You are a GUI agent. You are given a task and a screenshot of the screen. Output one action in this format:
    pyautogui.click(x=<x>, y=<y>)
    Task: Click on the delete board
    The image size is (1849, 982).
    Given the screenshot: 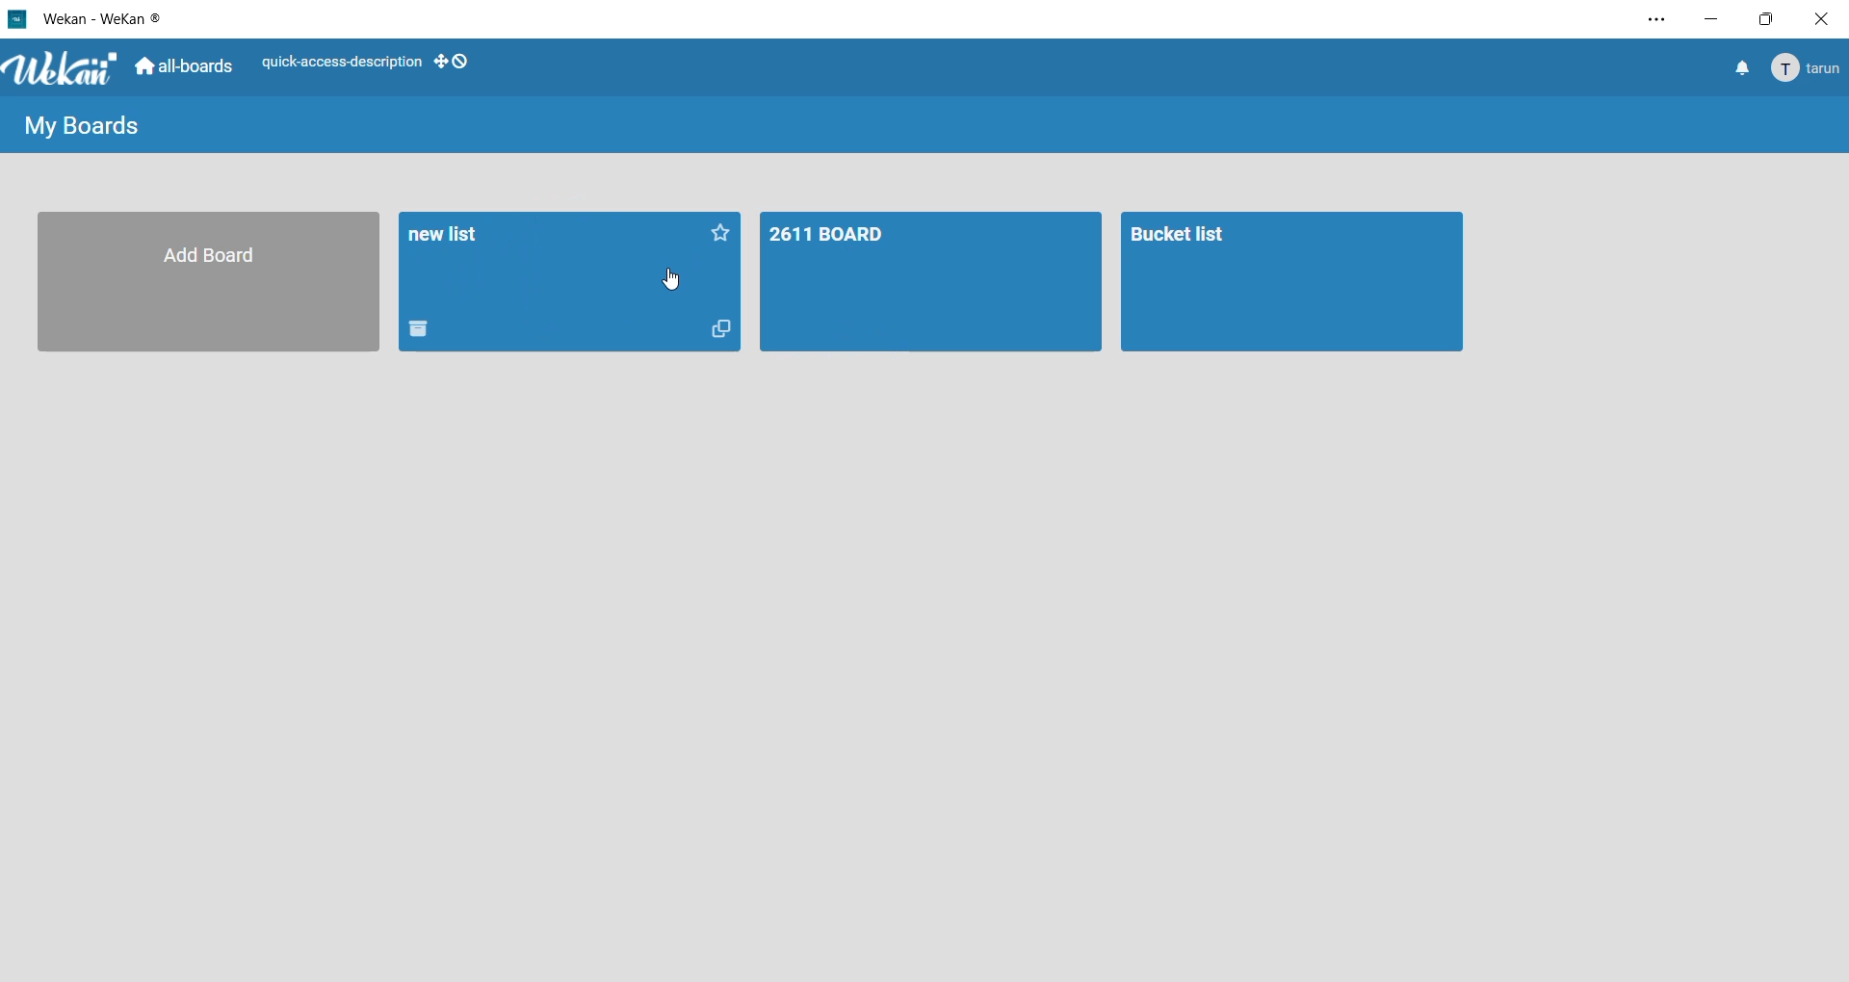 What is the action you would take?
    pyautogui.click(x=429, y=330)
    